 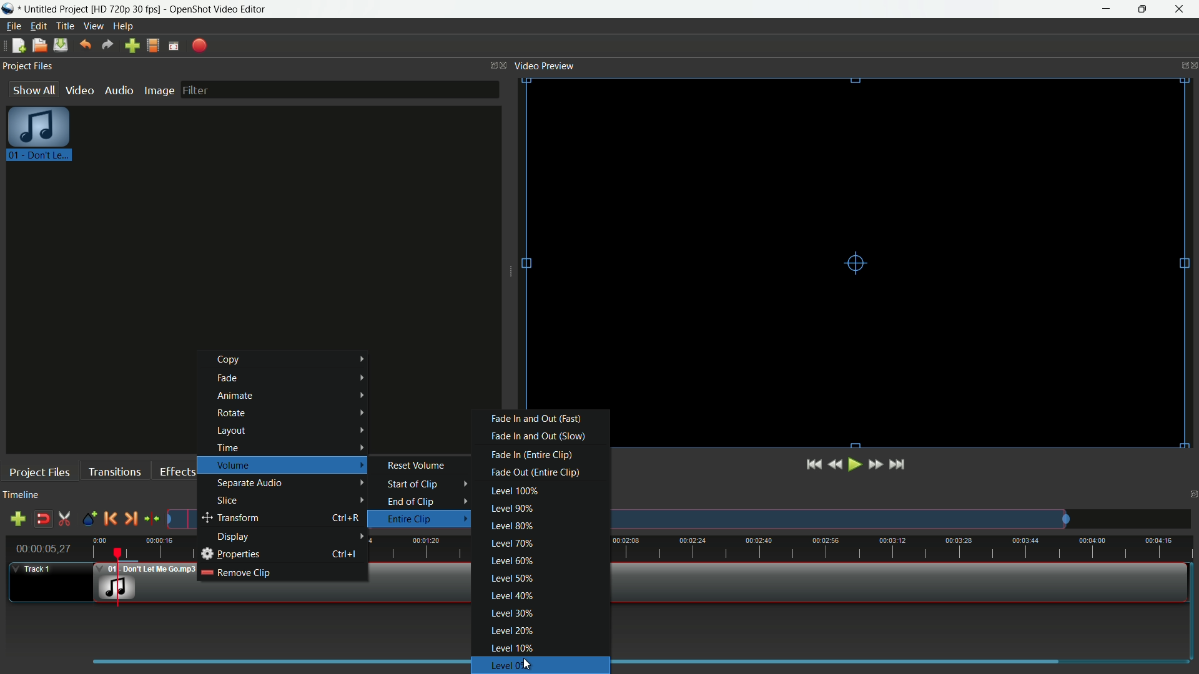 I want to click on close timeline, so click(x=1192, y=496).